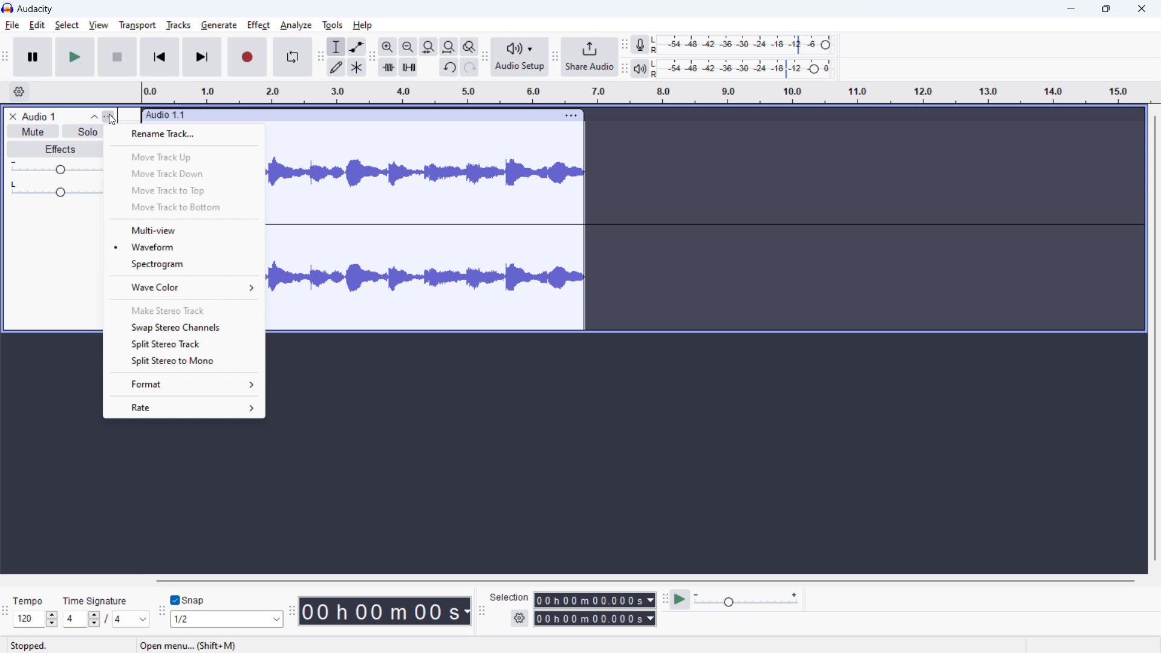 The width and height of the screenshot is (1161, 653). Describe the element at coordinates (7, 8) in the screenshot. I see `logo` at that location.